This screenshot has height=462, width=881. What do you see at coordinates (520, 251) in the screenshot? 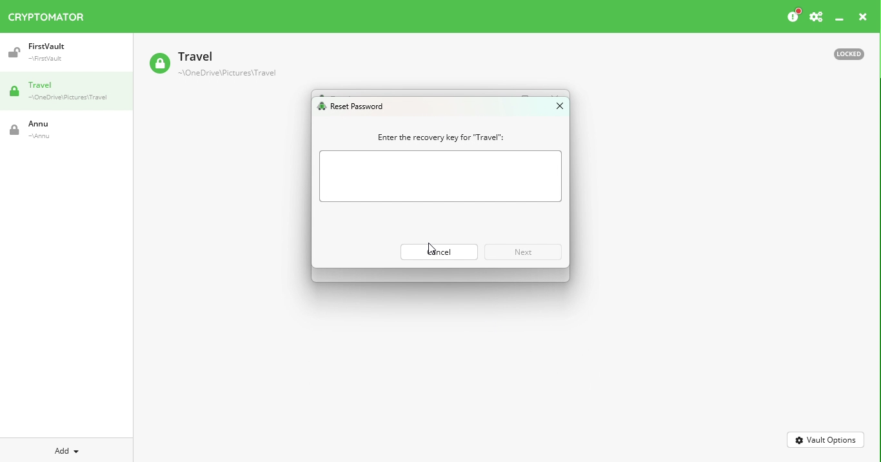
I see `Next` at bounding box center [520, 251].